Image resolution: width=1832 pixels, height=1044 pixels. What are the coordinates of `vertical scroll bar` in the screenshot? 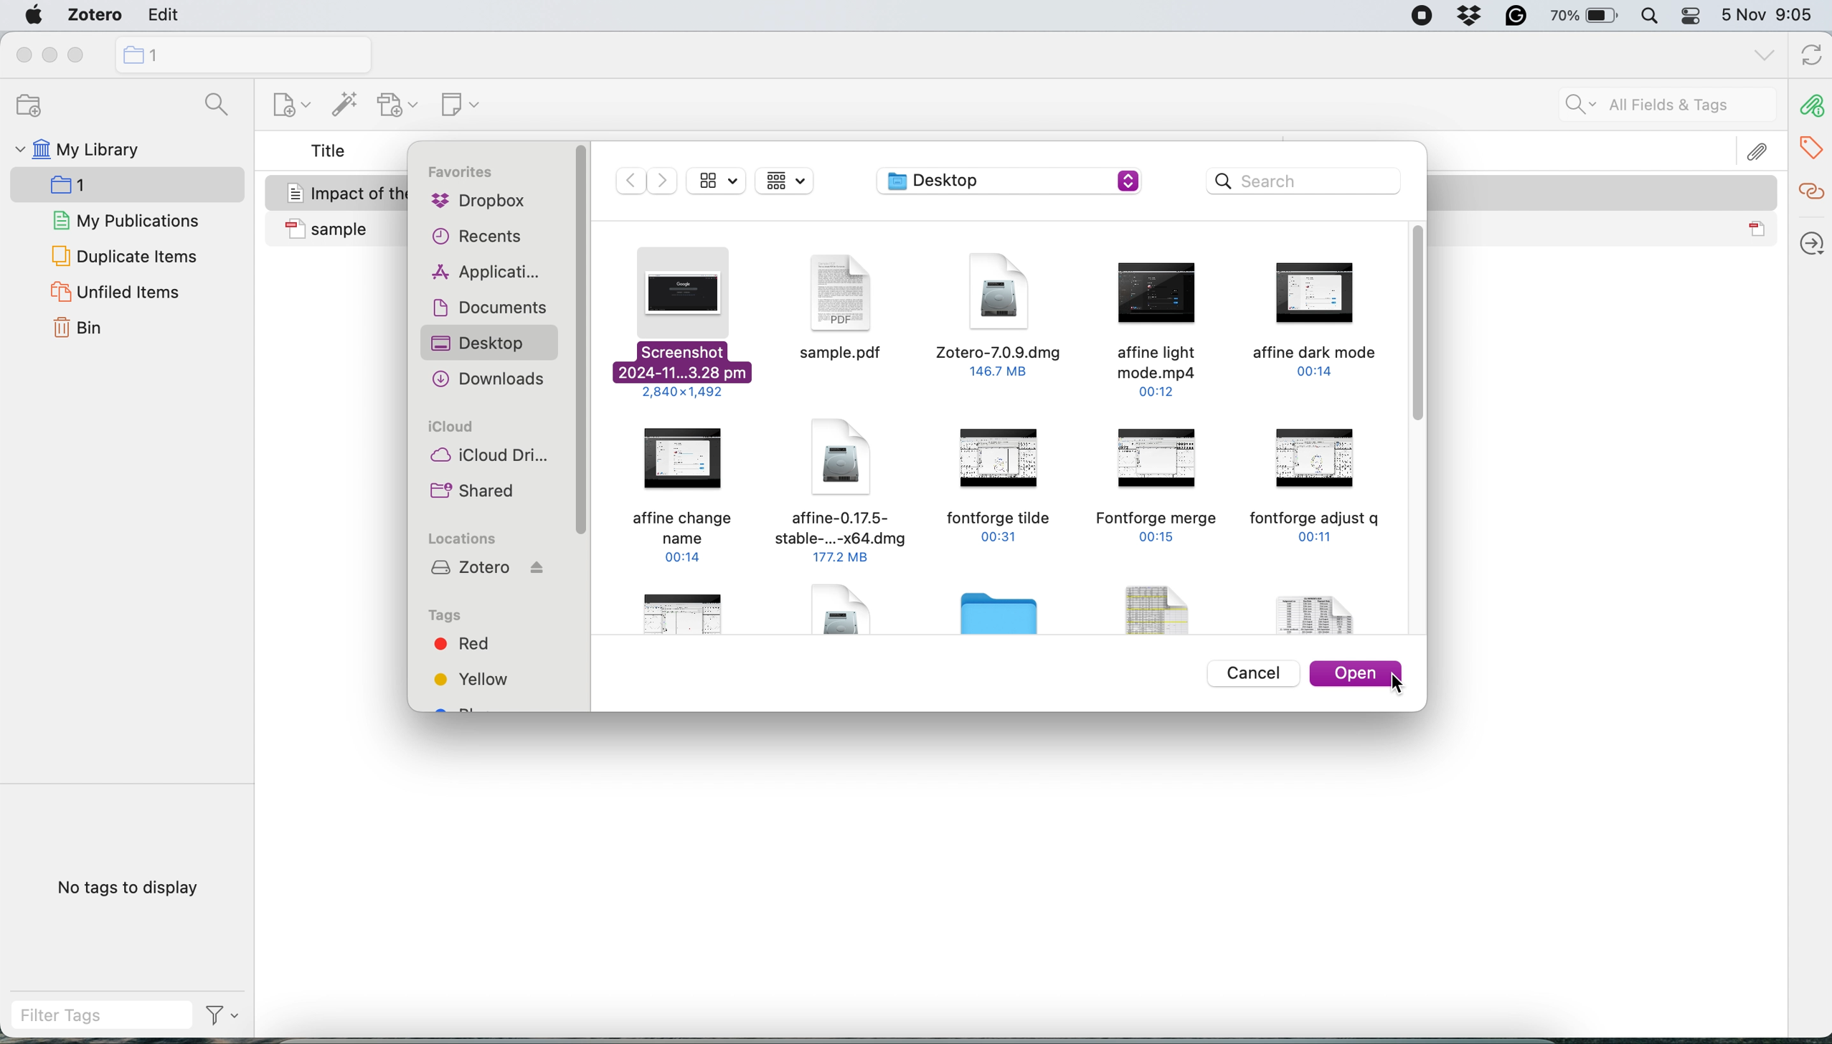 It's located at (1419, 327).